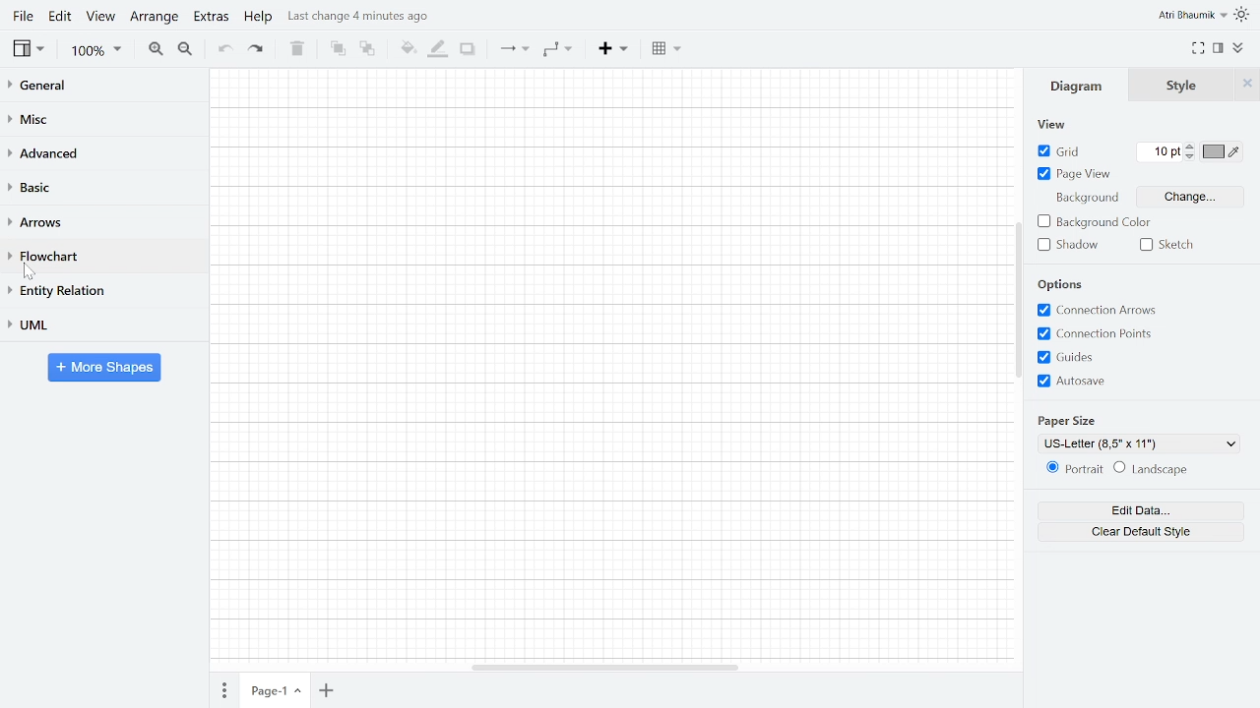 This screenshot has width=1260, height=708. I want to click on vertical scrollbar, so click(1019, 322).